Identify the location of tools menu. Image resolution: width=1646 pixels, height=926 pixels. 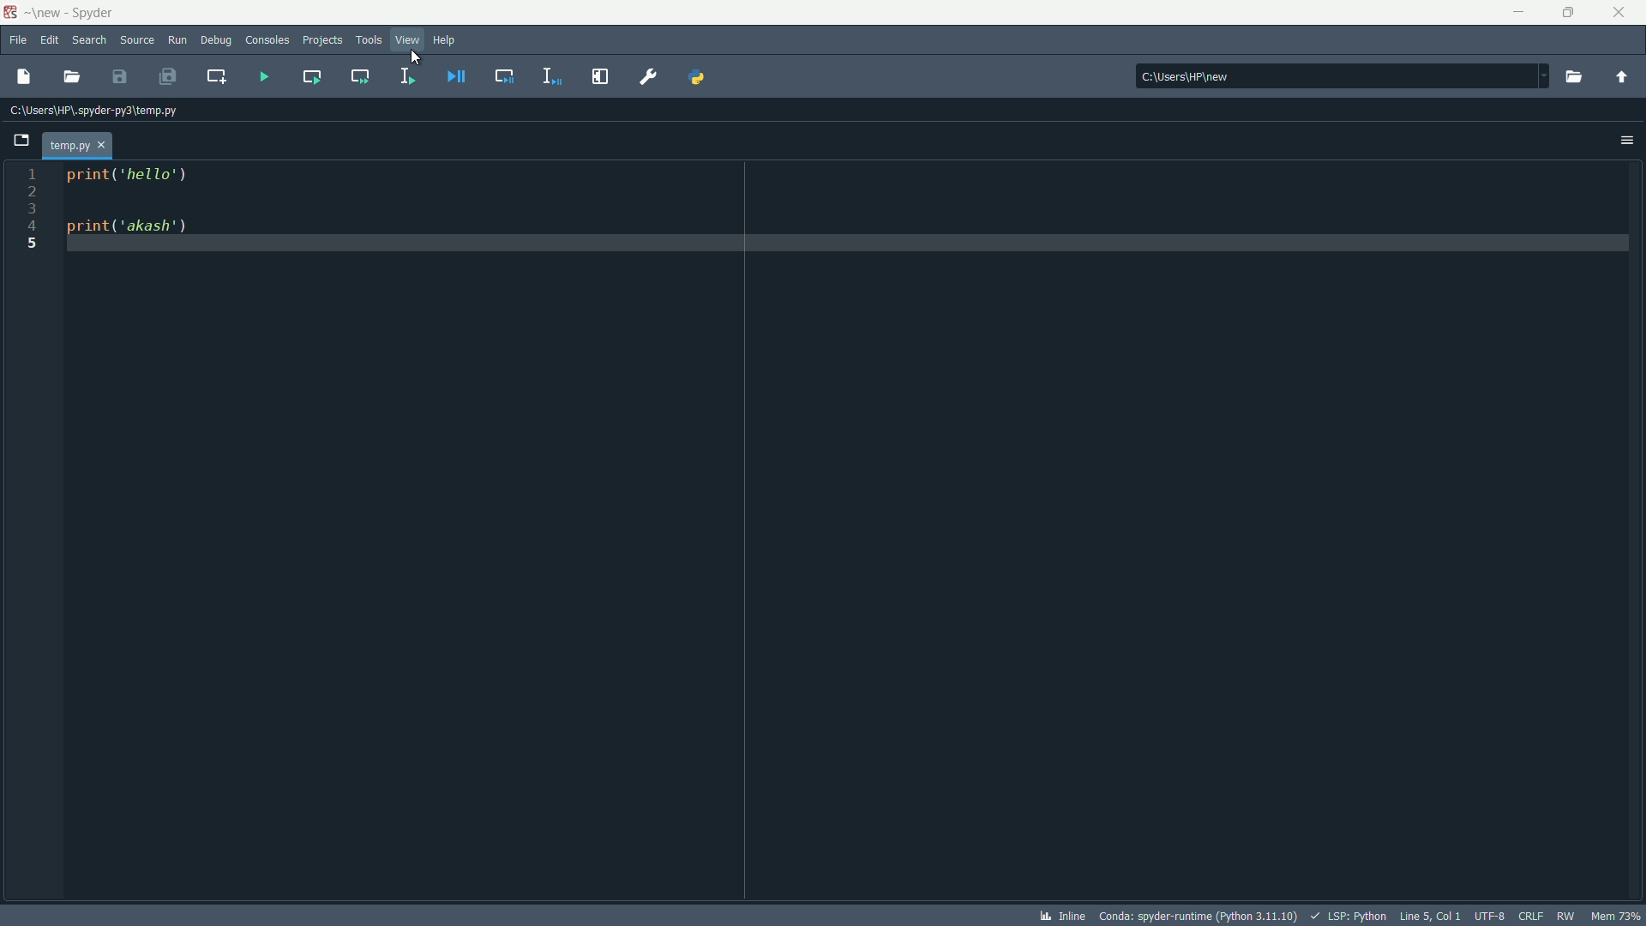
(368, 39).